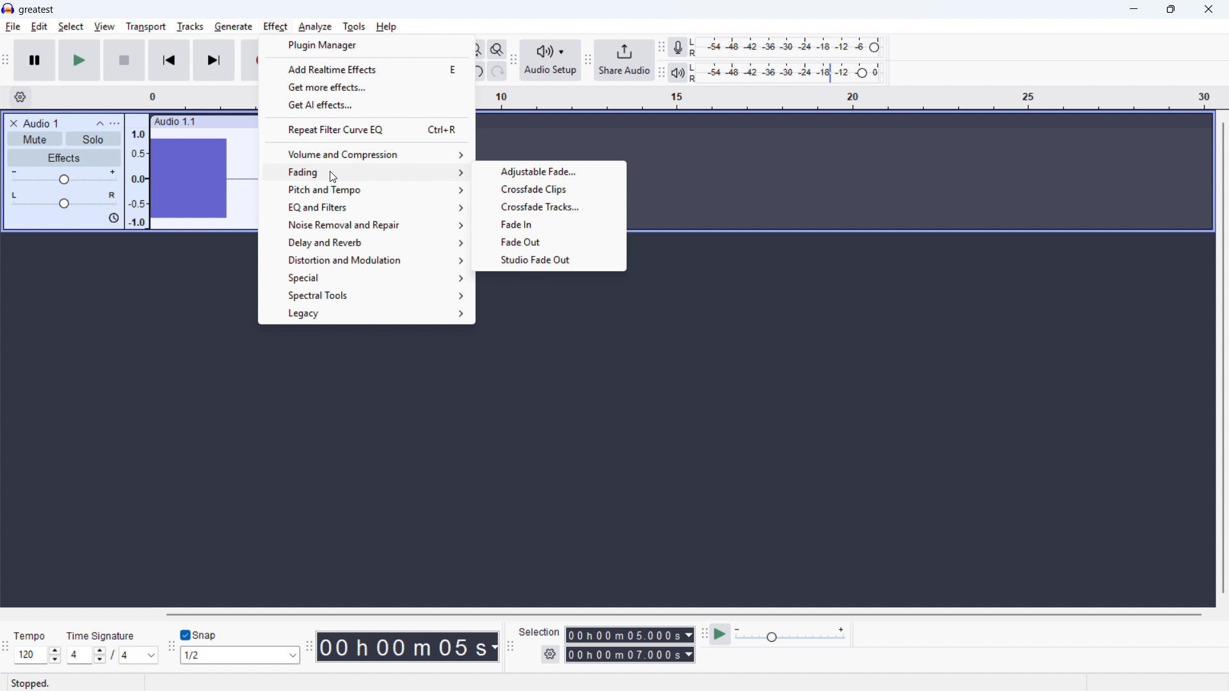 The width and height of the screenshot is (1229, 691). What do you see at coordinates (367, 243) in the screenshot?
I see `Delay and reverb ` at bounding box center [367, 243].